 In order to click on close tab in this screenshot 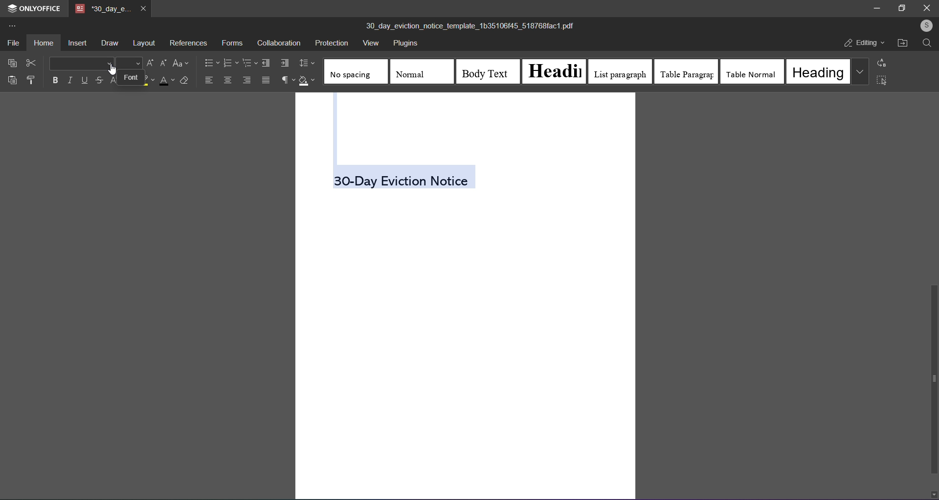, I will do `click(144, 10)`.